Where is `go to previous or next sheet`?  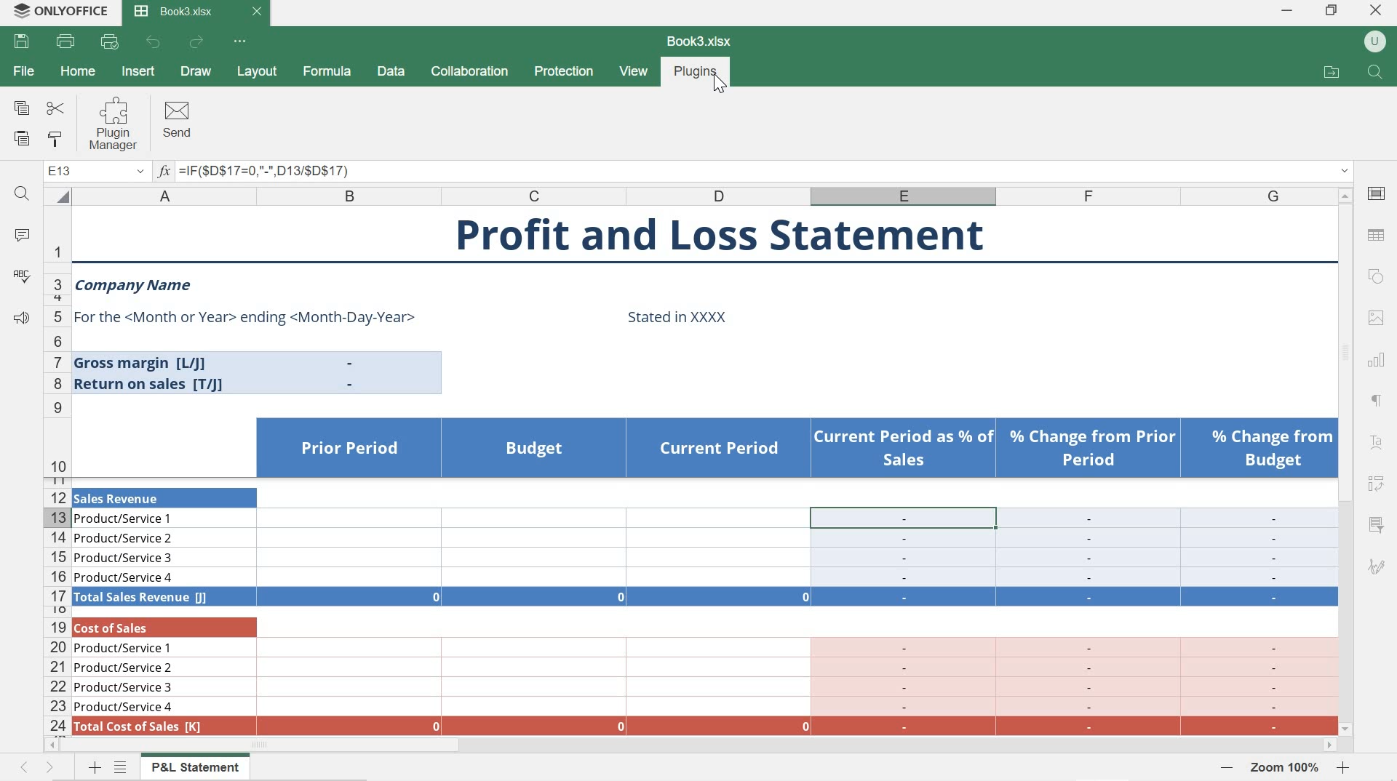
go to previous or next sheet is located at coordinates (35, 768).